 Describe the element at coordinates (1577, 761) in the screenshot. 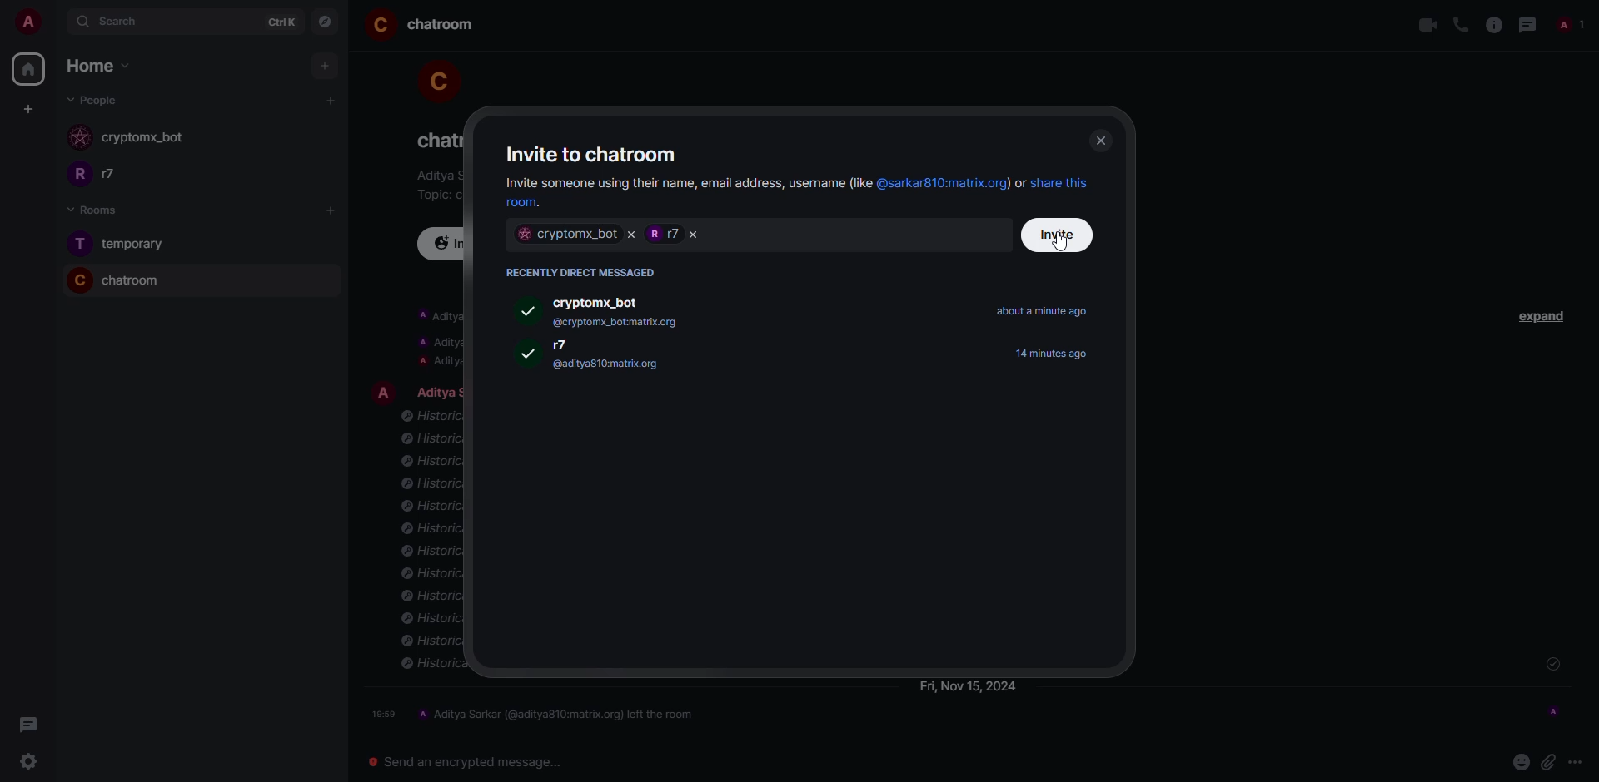

I see `more` at that location.